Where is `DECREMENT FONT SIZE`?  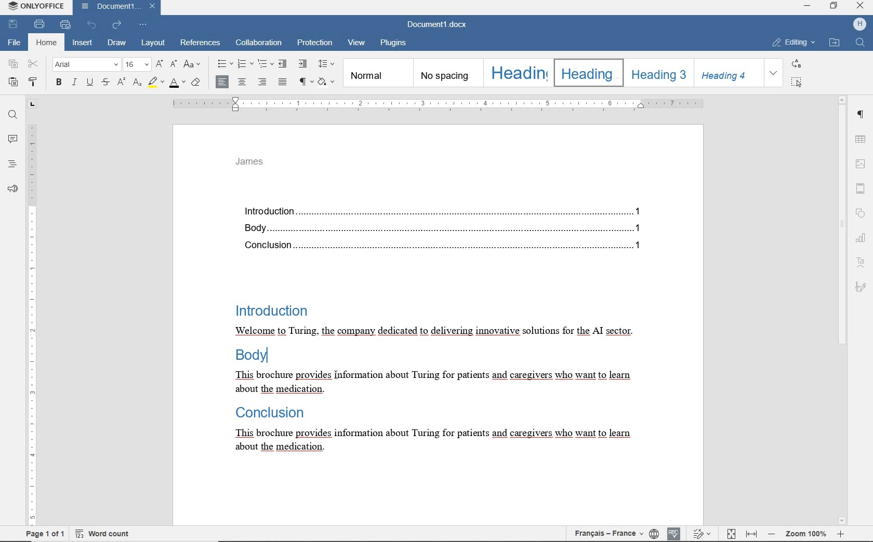
DECREMENT FONT SIZE is located at coordinates (173, 65).